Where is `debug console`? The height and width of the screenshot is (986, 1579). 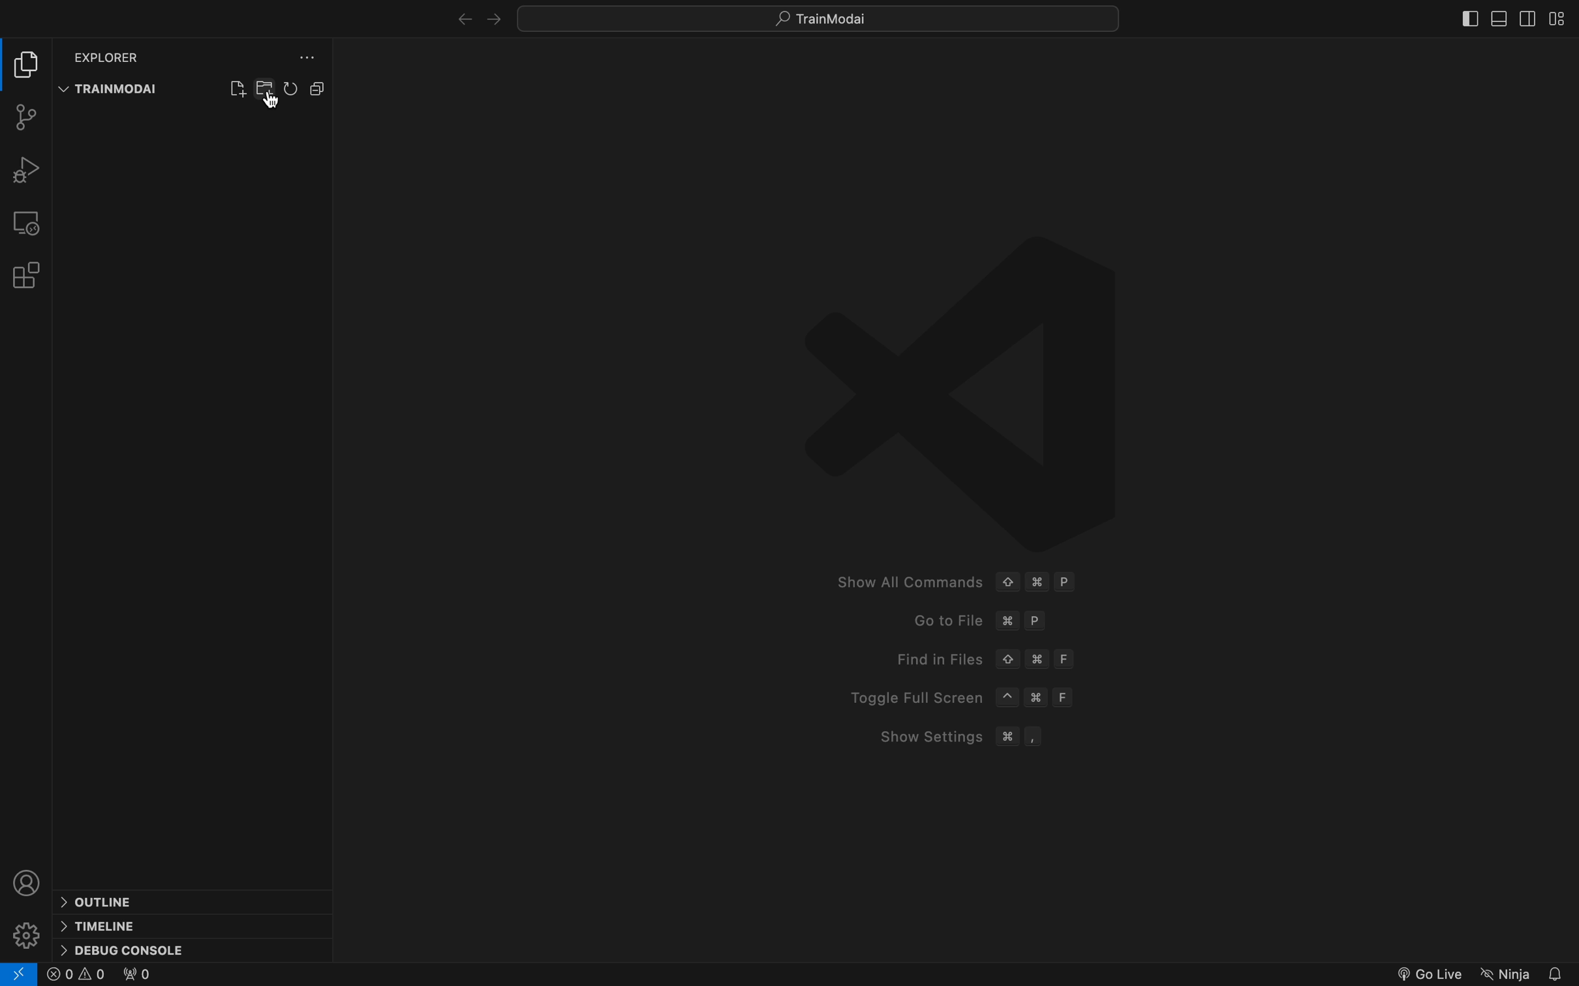
debug console is located at coordinates (127, 948).